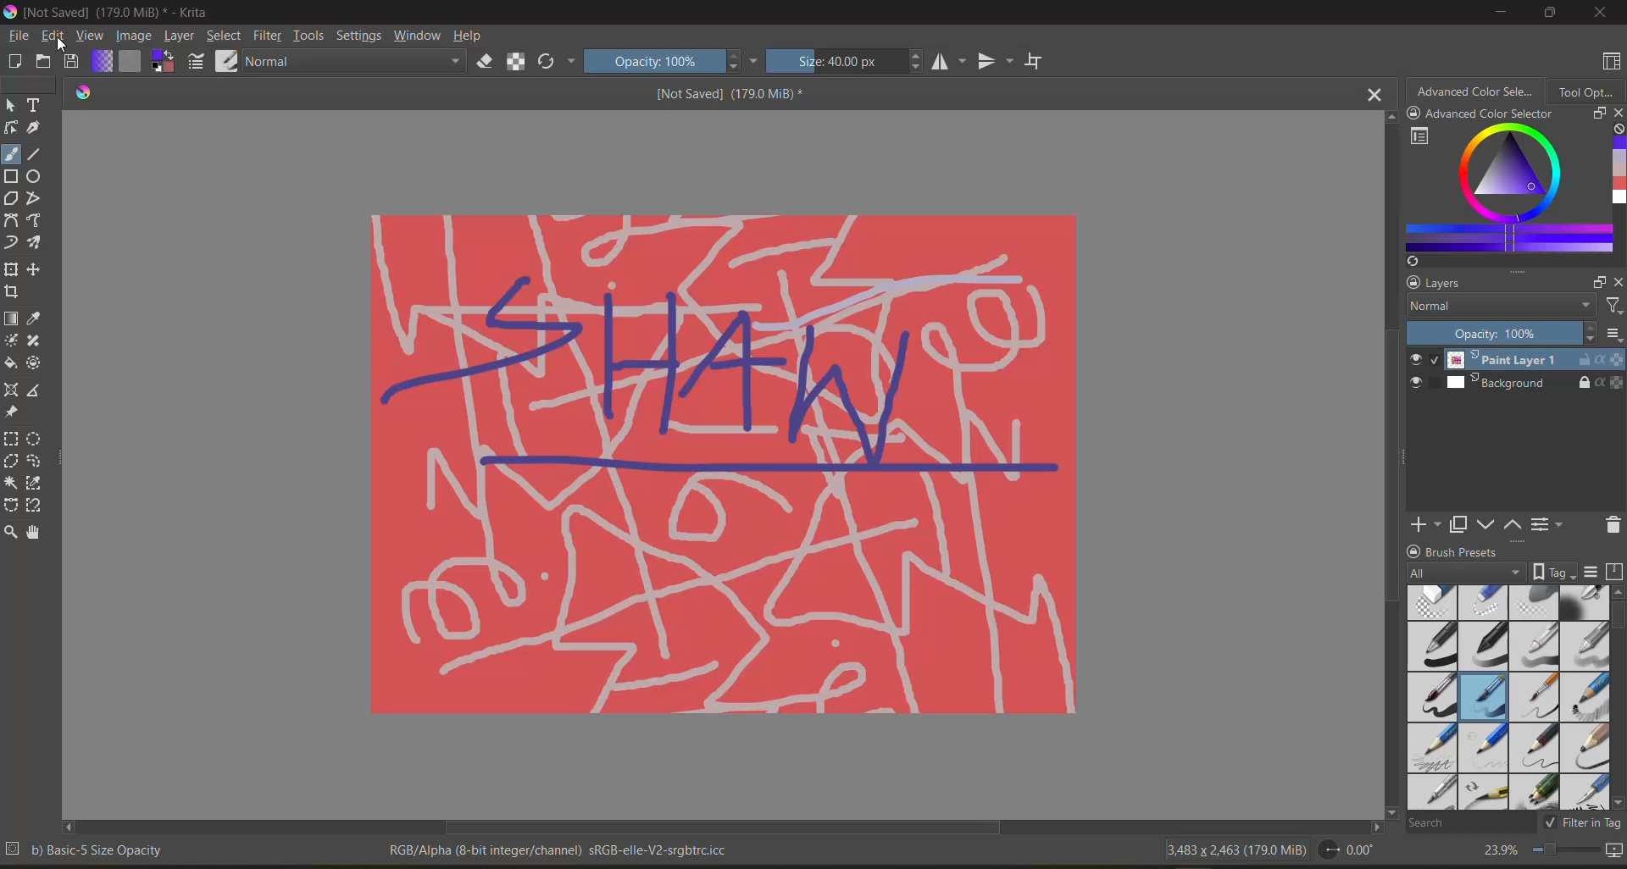 This screenshot has width=1627, height=869. What do you see at coordinates (12, 176) in the screenshot?
I see `rectangle tool` at bounding box center [12, 176].